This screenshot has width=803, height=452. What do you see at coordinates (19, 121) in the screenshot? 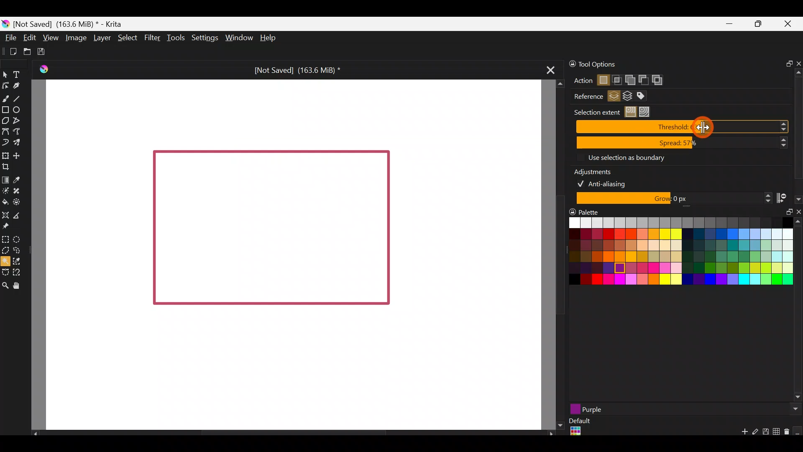
I see `Polyline tool` at bounding box center [19, 121].